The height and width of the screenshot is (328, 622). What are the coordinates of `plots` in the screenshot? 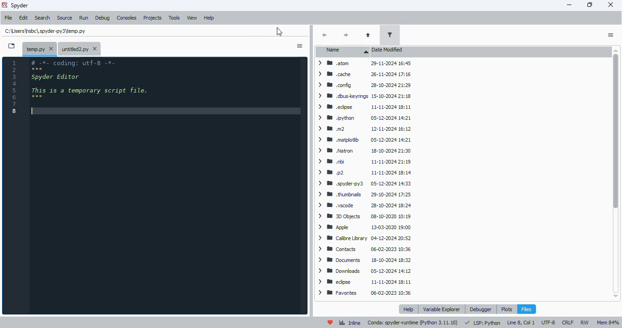 It's located at (506, 309).